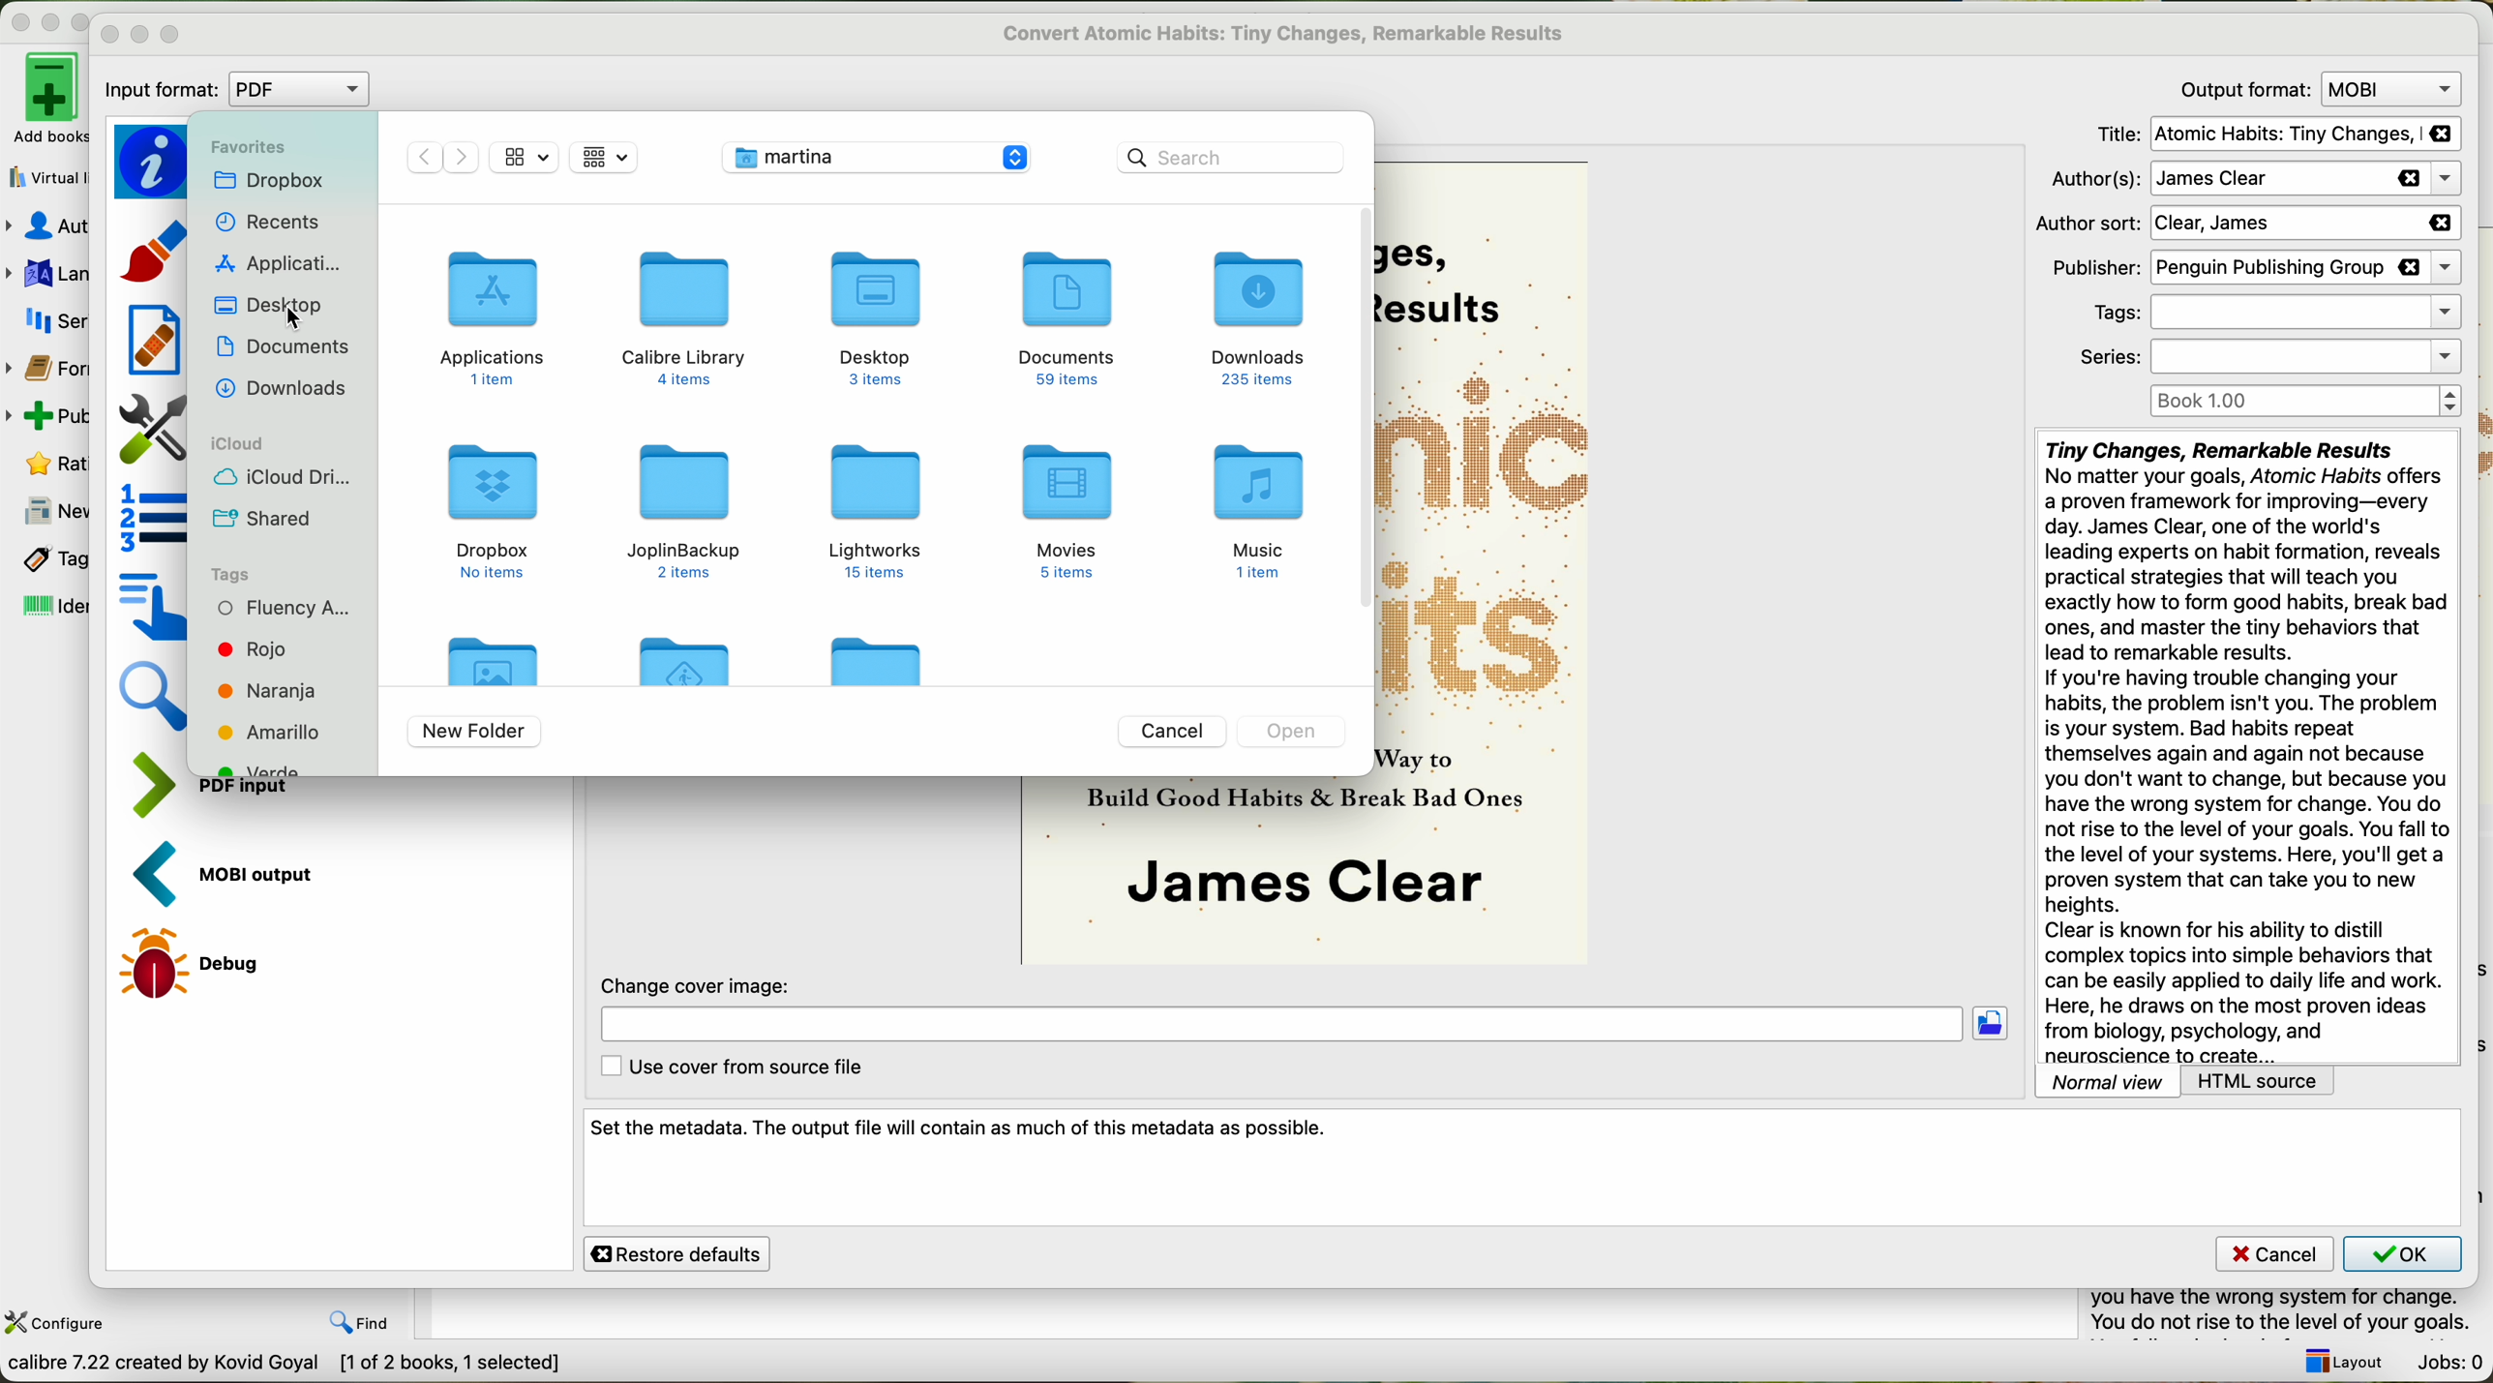 The image size is (2493, 1383). What do you see at coordinates (151, 429) in the screenshot?
I see `page setup` at bounding box center [151, 429].